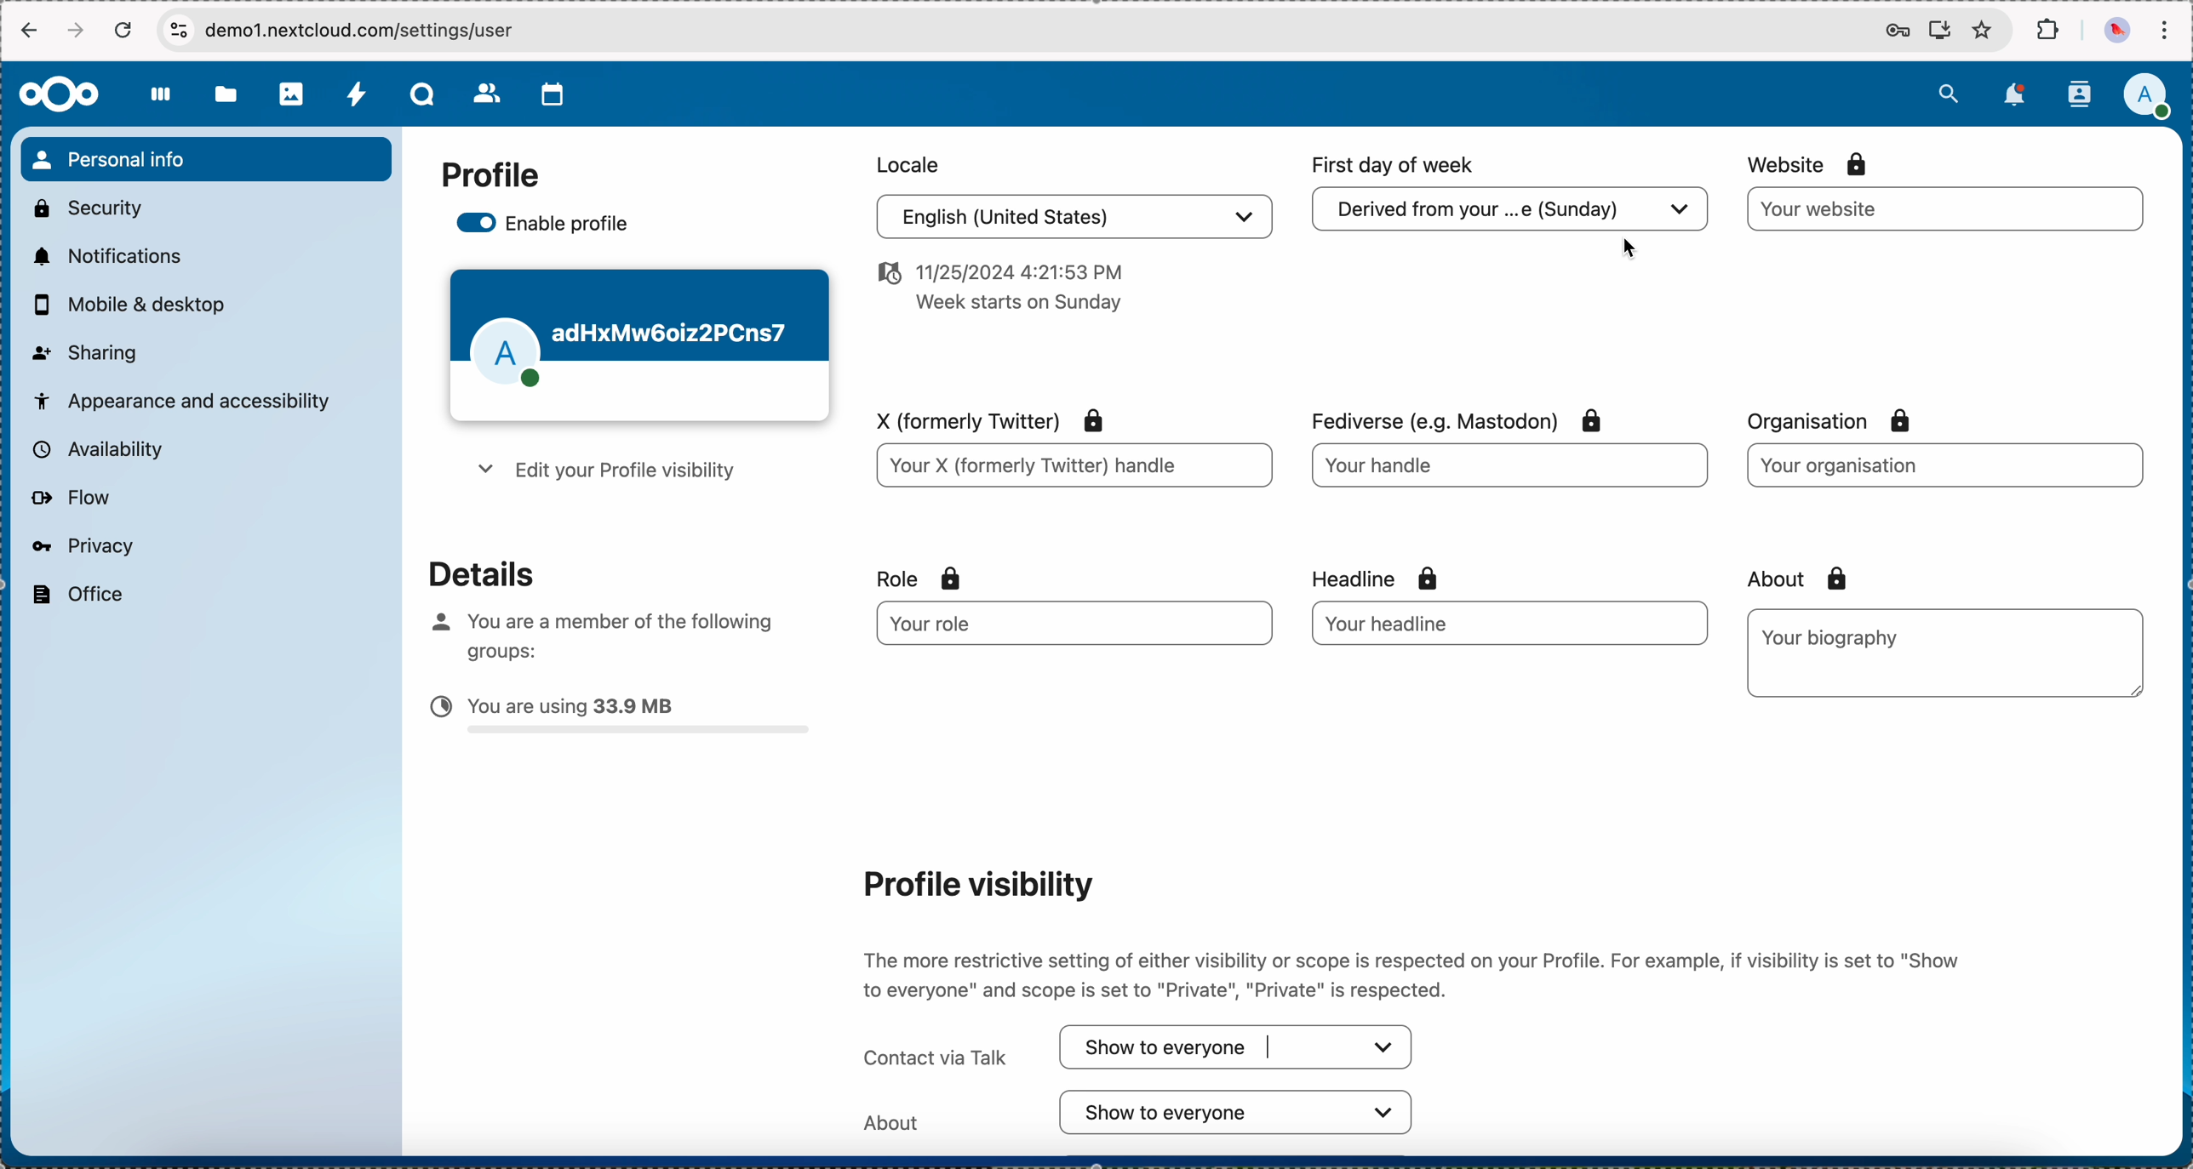  Describe the element at coordinates (547, 225) in the screenshot. I see `enable profile` at that location.